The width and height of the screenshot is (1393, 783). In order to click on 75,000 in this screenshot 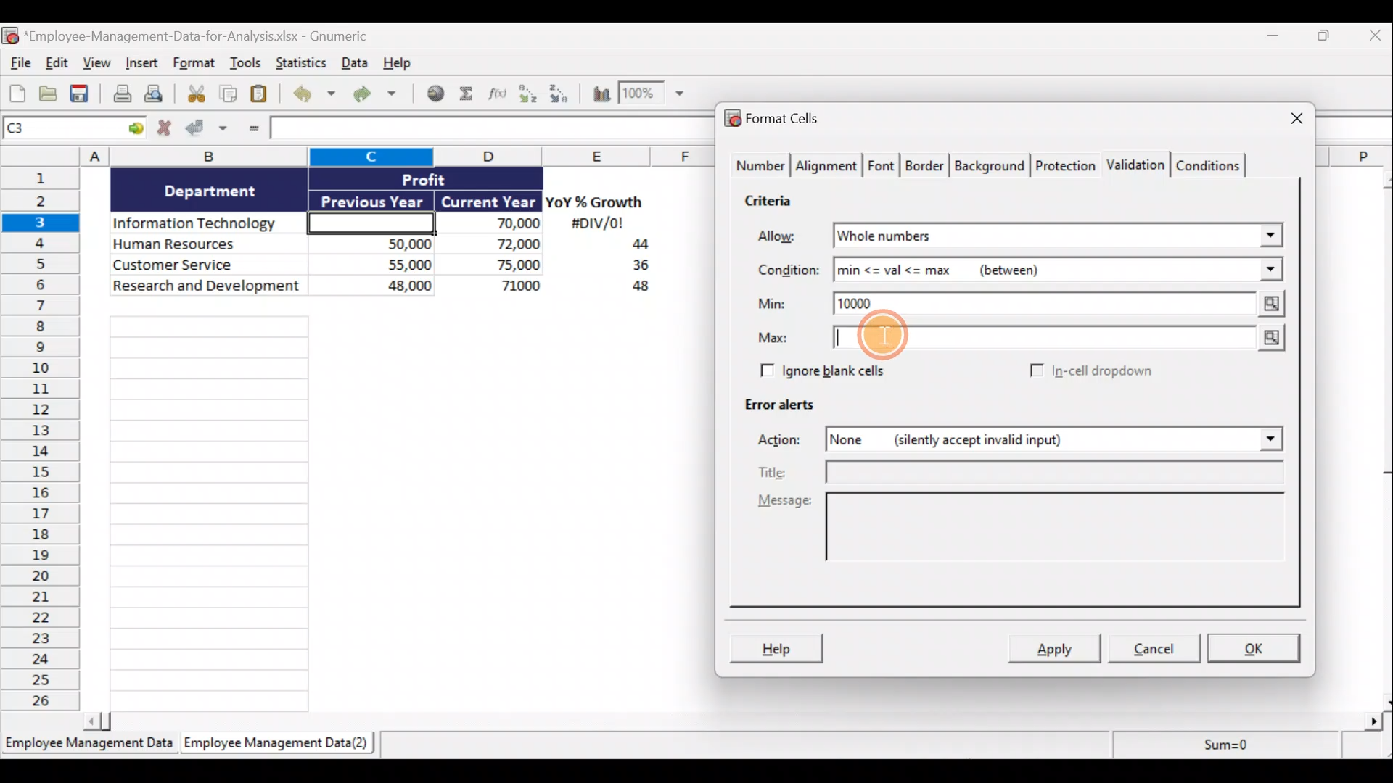, I will do `click(497, 265)`.